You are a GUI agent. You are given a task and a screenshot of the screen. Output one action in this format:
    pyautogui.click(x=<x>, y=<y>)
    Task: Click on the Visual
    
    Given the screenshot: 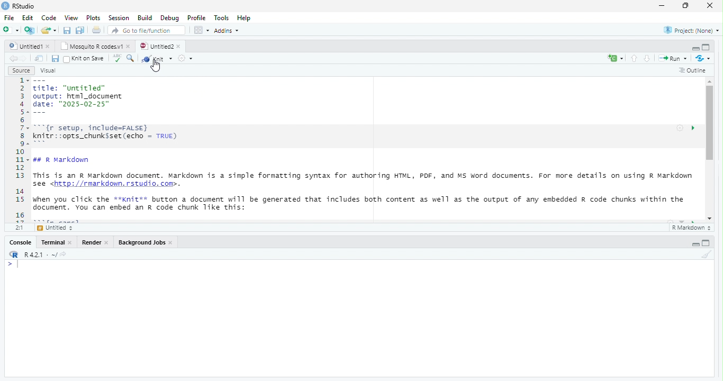 What is the action you would take?
    pyautogui.click(x=49, y=71)
    